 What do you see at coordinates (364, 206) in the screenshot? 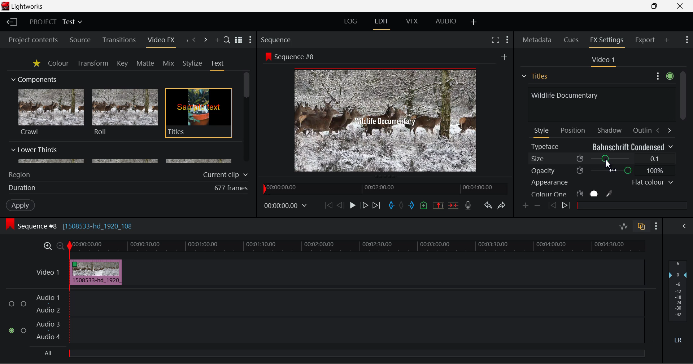
I see `Go Forward` at bounding box center [364, 206].